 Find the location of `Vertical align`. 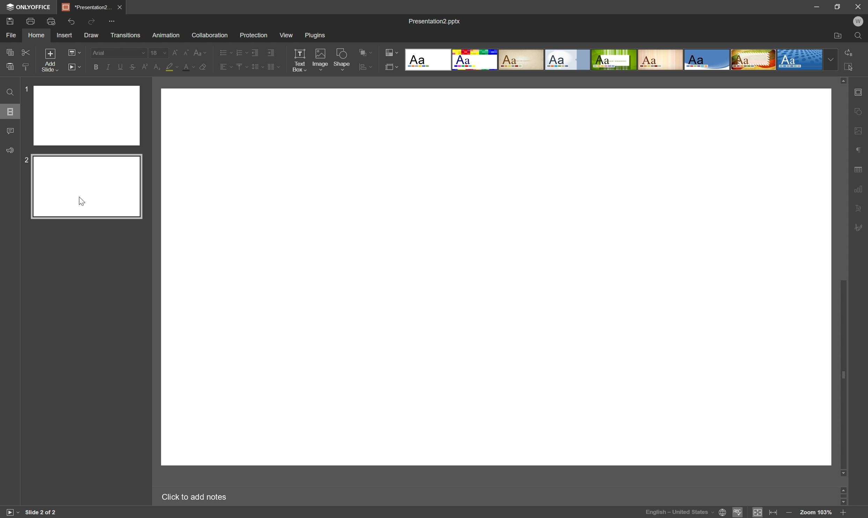

Vertical align is located at coordinates (240, 67).